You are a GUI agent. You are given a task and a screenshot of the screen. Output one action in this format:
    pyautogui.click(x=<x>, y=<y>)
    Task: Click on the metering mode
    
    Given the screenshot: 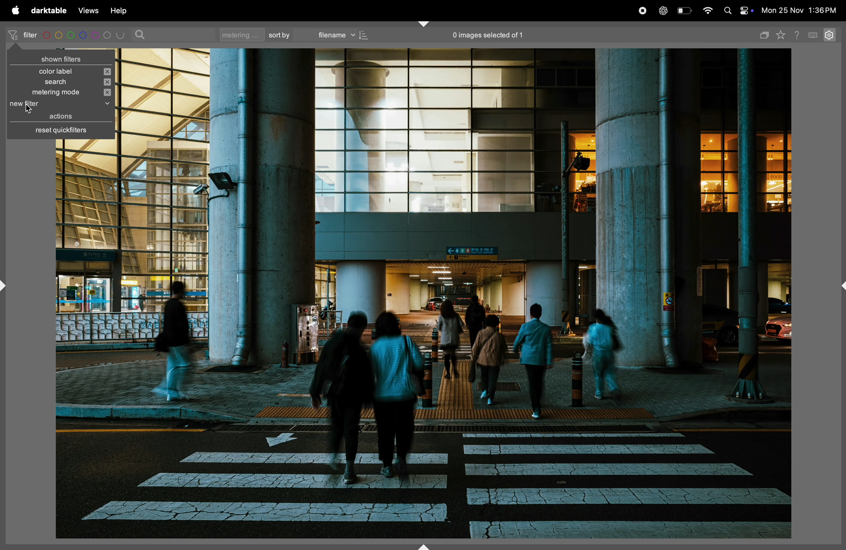 What is the action you would take?
    pyautogui.click(x=59, y=93)
    